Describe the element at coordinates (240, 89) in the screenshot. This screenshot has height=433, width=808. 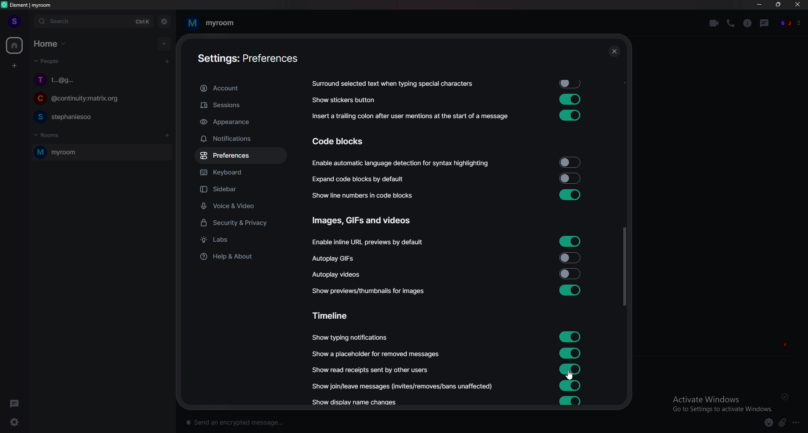
I see `account` at that location.